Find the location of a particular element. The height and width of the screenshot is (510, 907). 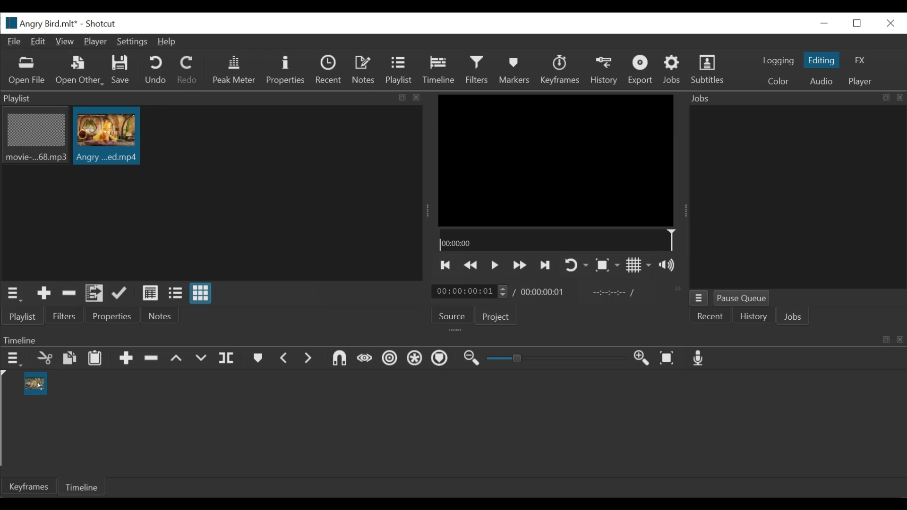

Toggle player looping is located at coordinates (575, 266).